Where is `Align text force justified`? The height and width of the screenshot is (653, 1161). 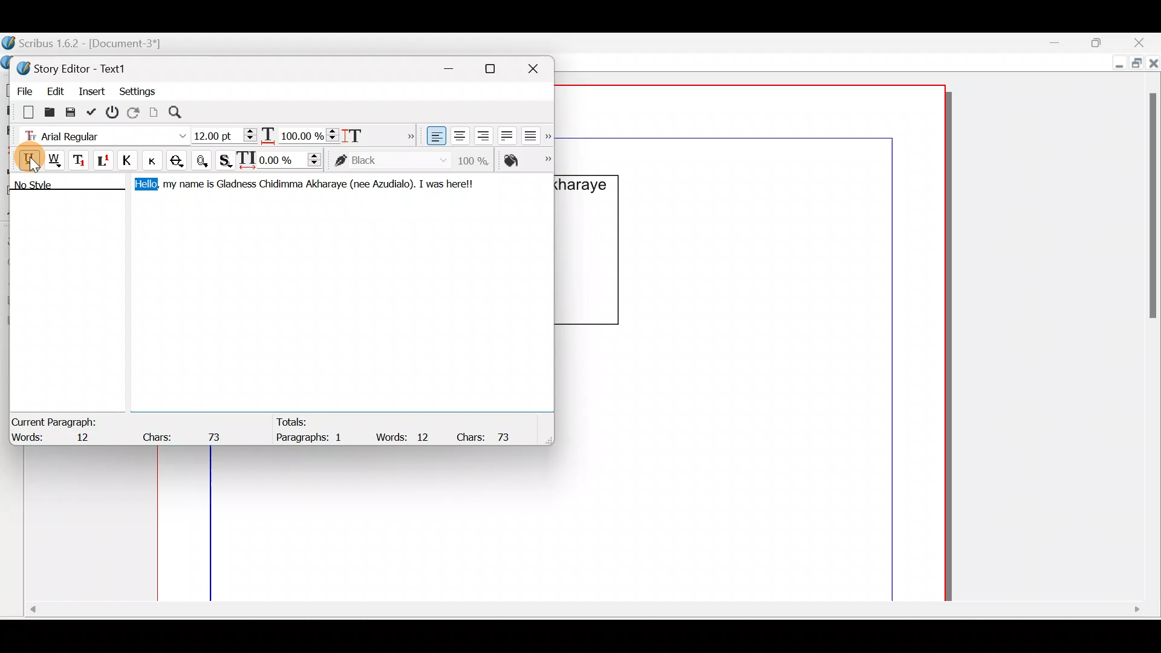 Align text force justified is located at coordinates (534, 133).